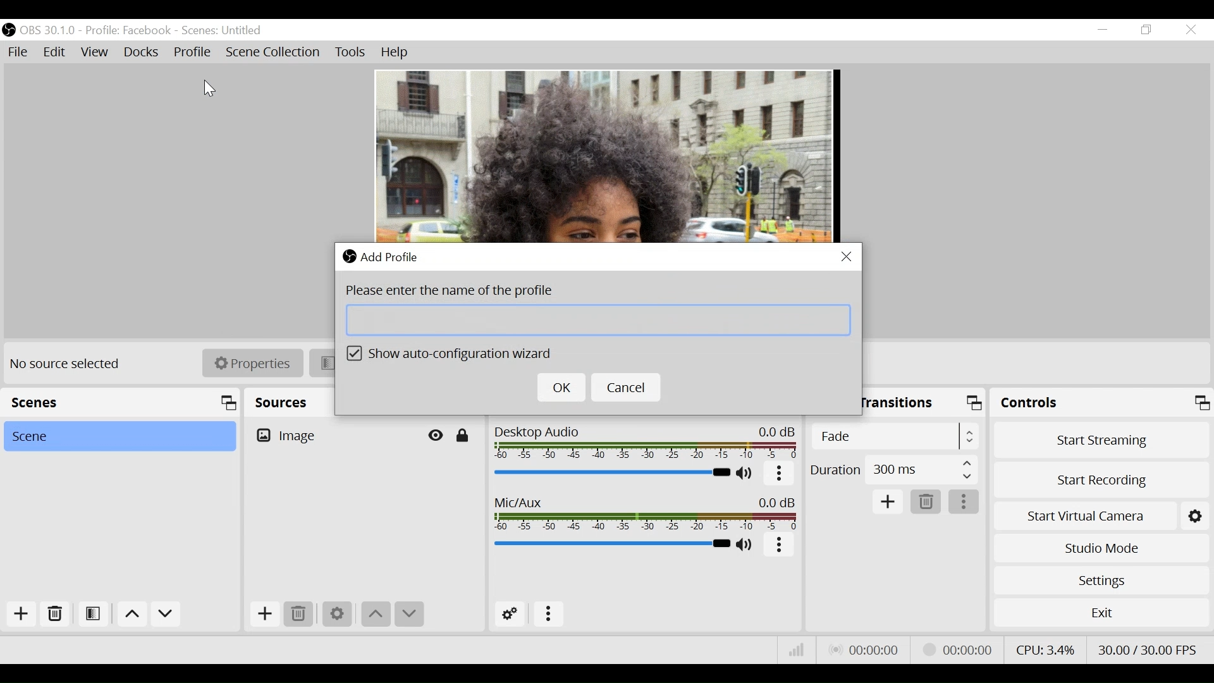 The width and height of the screenshot is (1214, 683). I want to click on OBS Version, so click(49, 30).